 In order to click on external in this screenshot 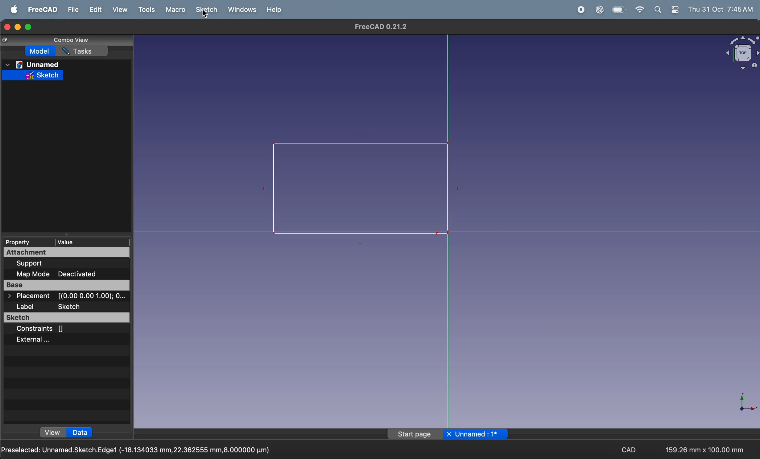, I will do `click(60, 340)`.